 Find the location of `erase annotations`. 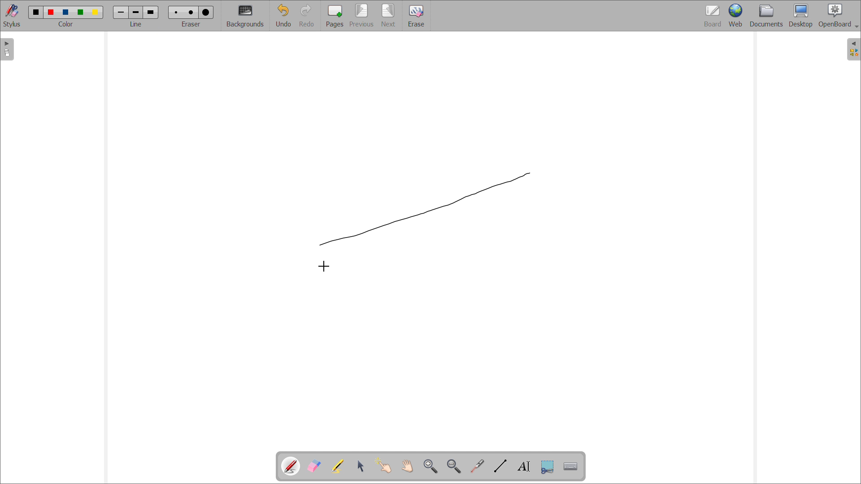

erase annotations is located at coordinates (314, 466).